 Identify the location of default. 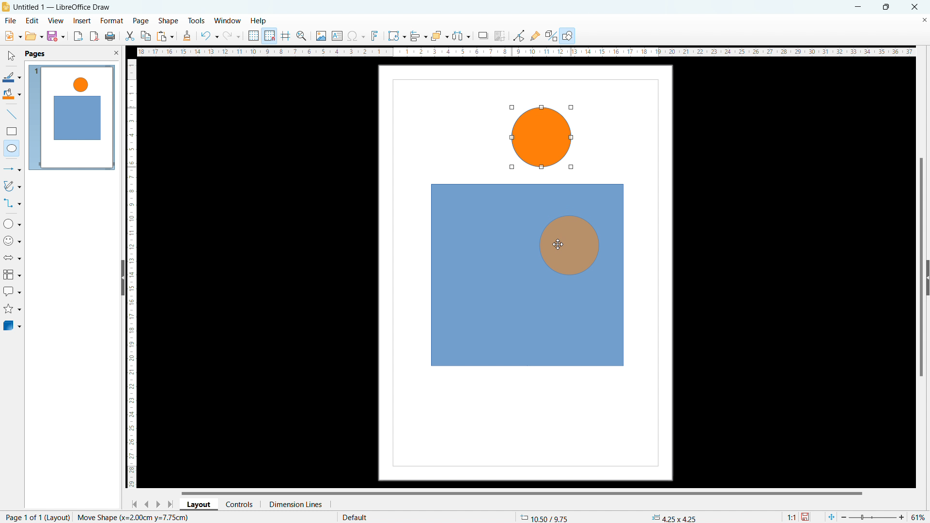
(354, 517).